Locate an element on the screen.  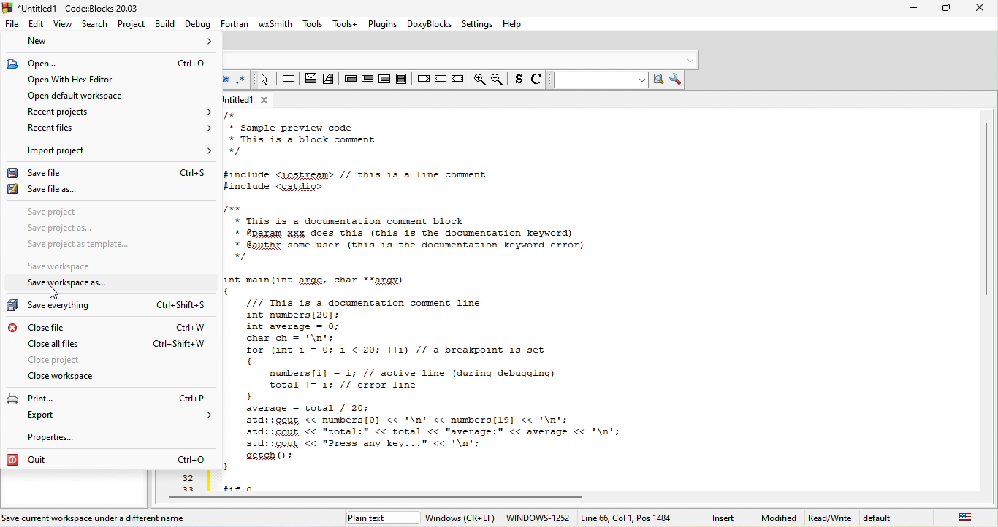
entry is located at coordinates (351, 81).